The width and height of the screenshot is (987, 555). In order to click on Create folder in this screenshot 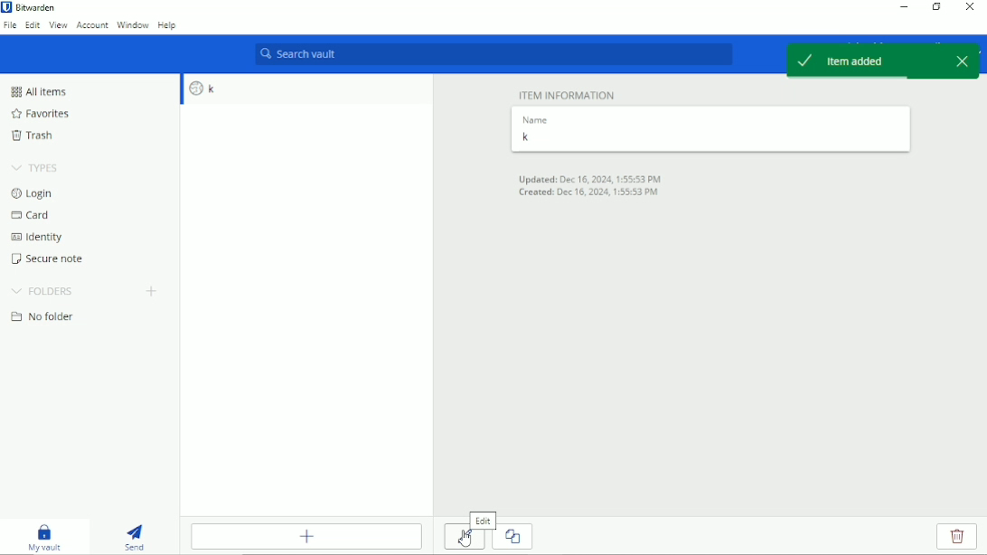, I will do `click(153, 292)`.